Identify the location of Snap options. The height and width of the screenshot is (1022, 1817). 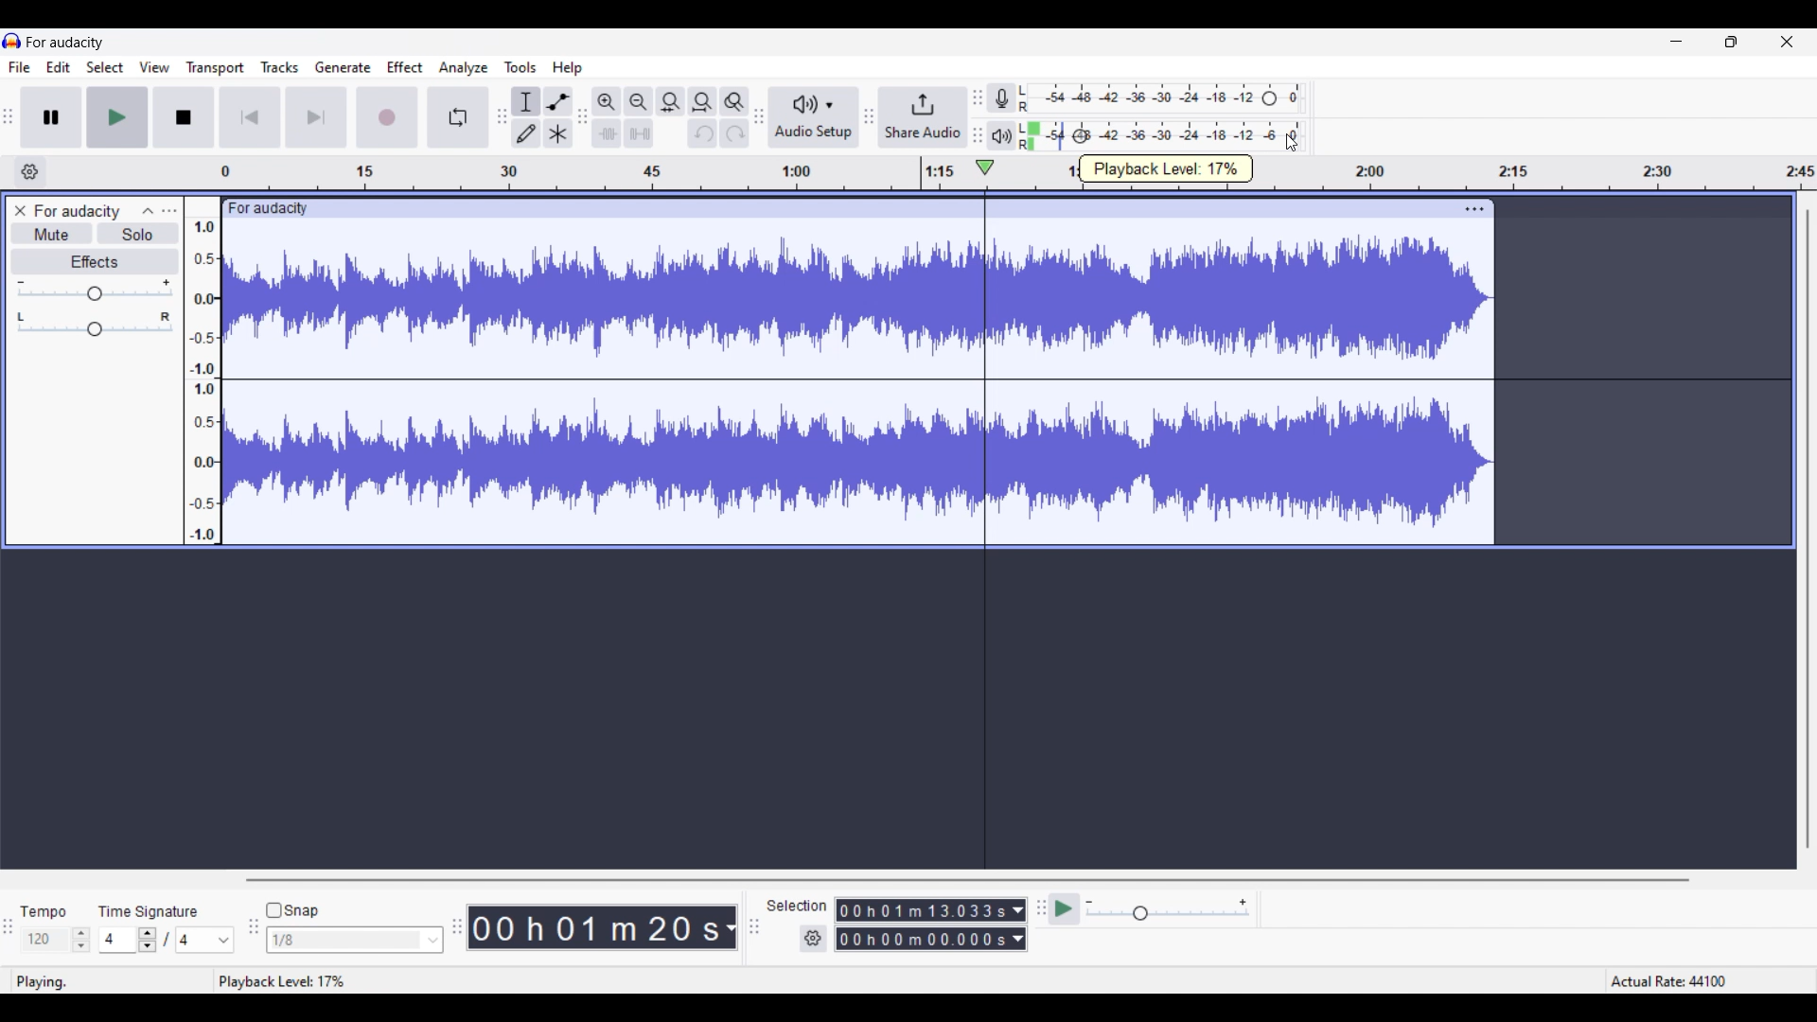
(356, 940).